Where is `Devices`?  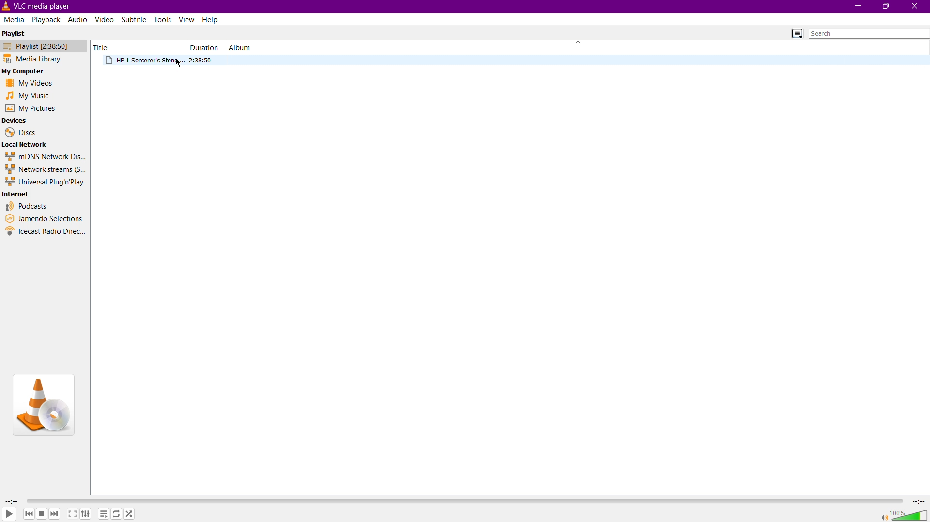
Devices is located at coordinates (16, 120).